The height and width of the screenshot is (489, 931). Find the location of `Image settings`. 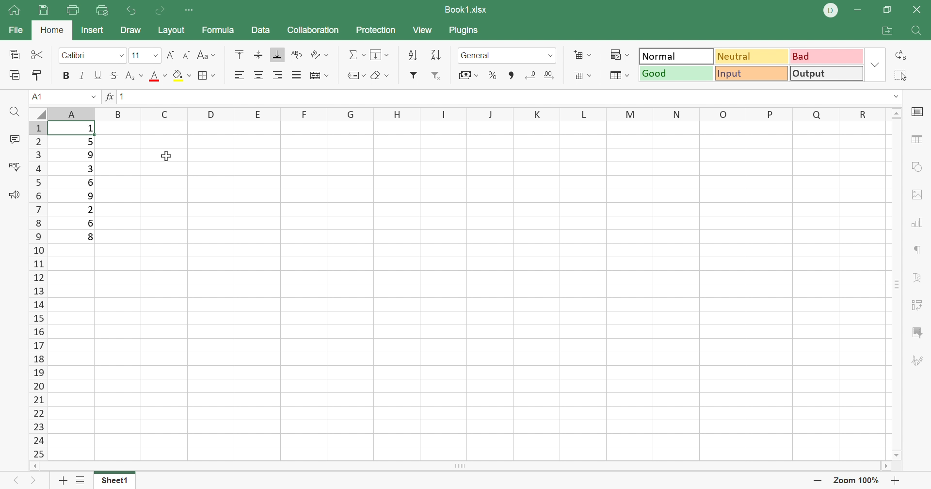

Image settings is located at coordinates (915, 196).